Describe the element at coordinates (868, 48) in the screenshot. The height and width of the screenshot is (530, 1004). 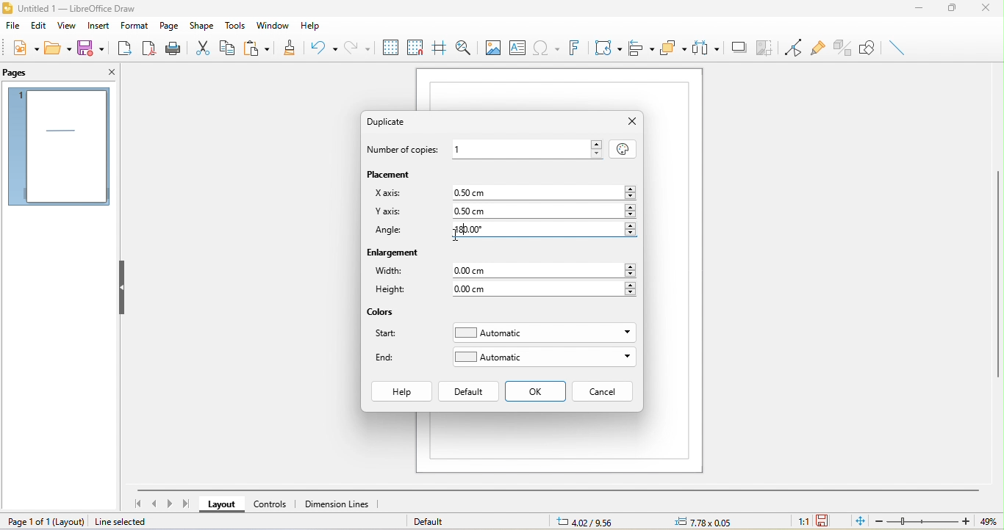
I see `show draw function` at that location.